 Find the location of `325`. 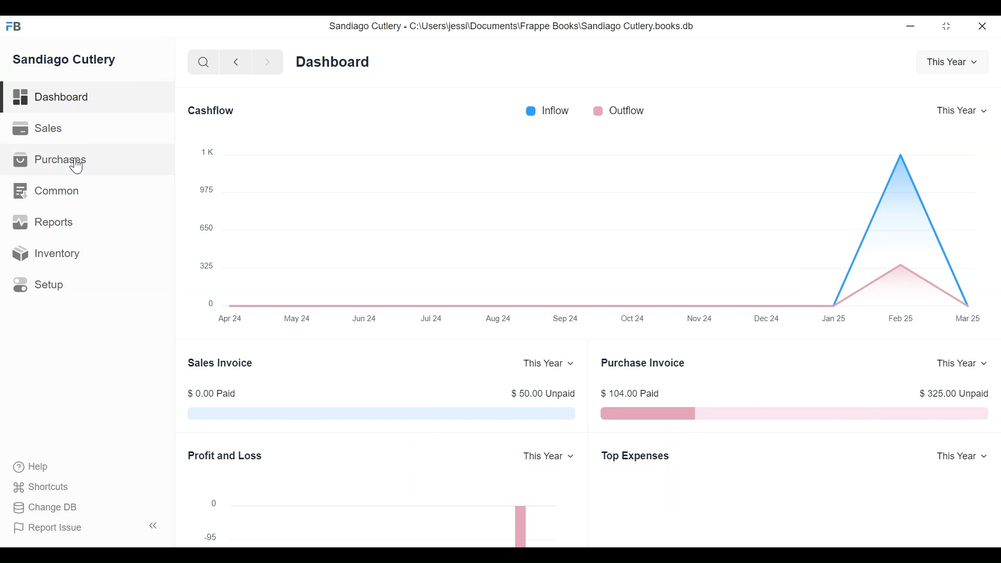

325 is located at coordinates (201, 266).